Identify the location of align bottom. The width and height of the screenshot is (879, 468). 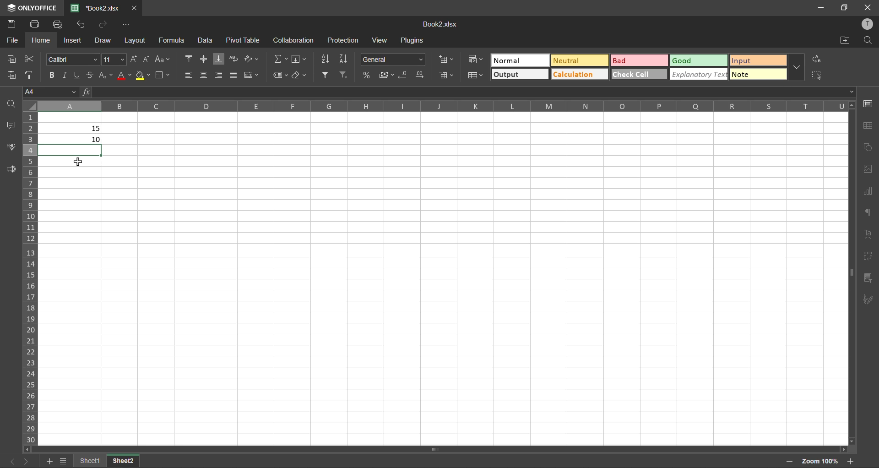
(221, 58).